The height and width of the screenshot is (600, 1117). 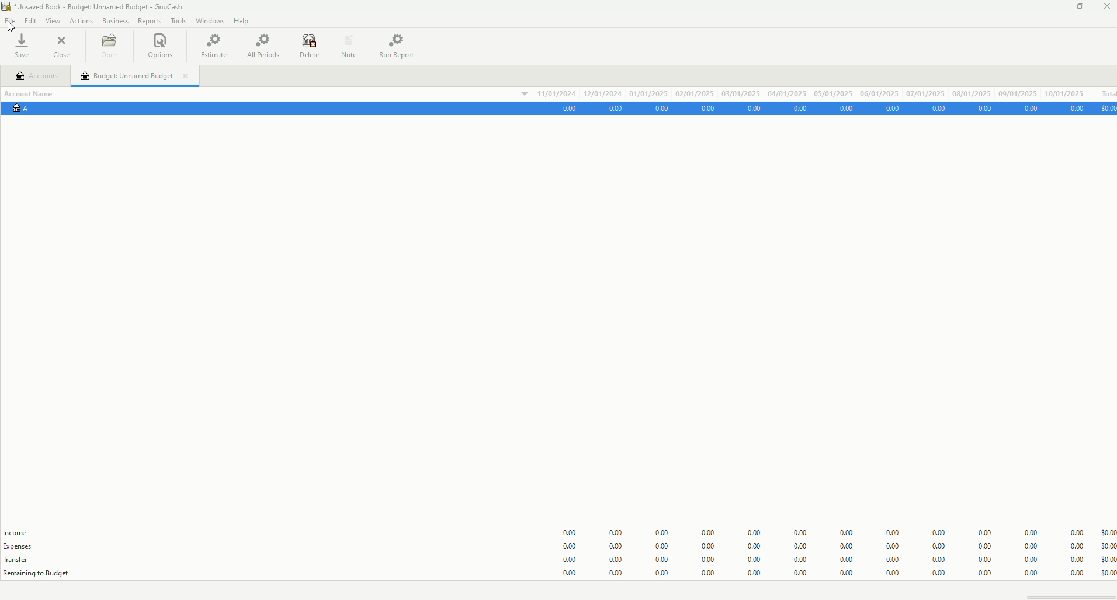 I want to click on Save, so click(x=26, y=44).